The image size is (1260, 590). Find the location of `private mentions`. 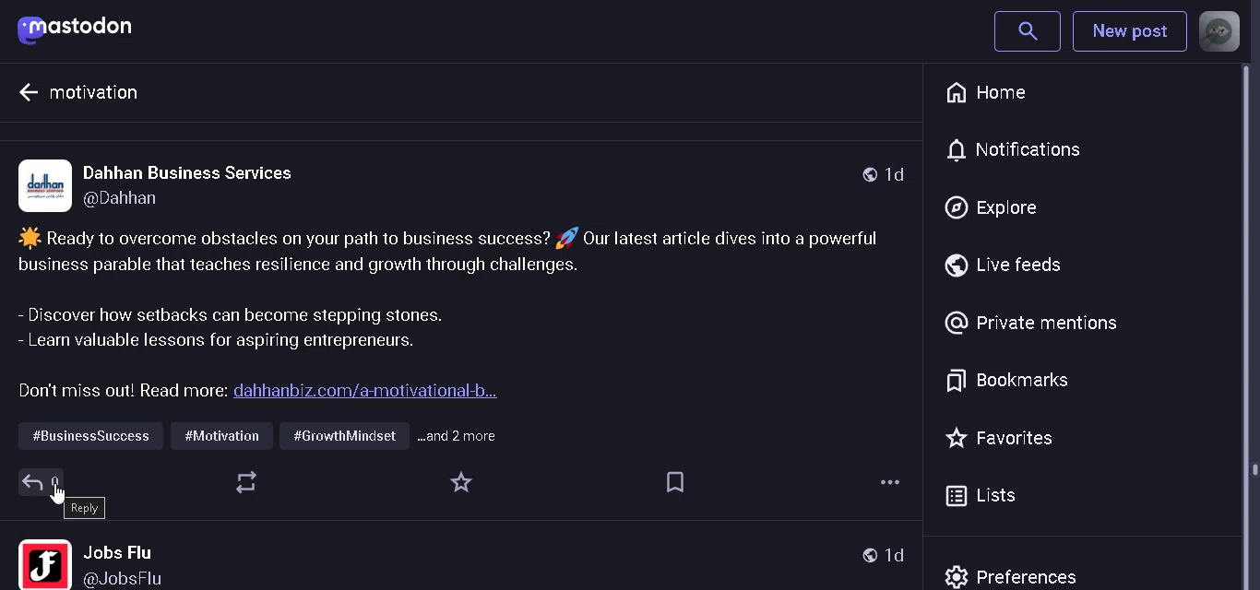

private mentions is located at coordinates (1030, 322).